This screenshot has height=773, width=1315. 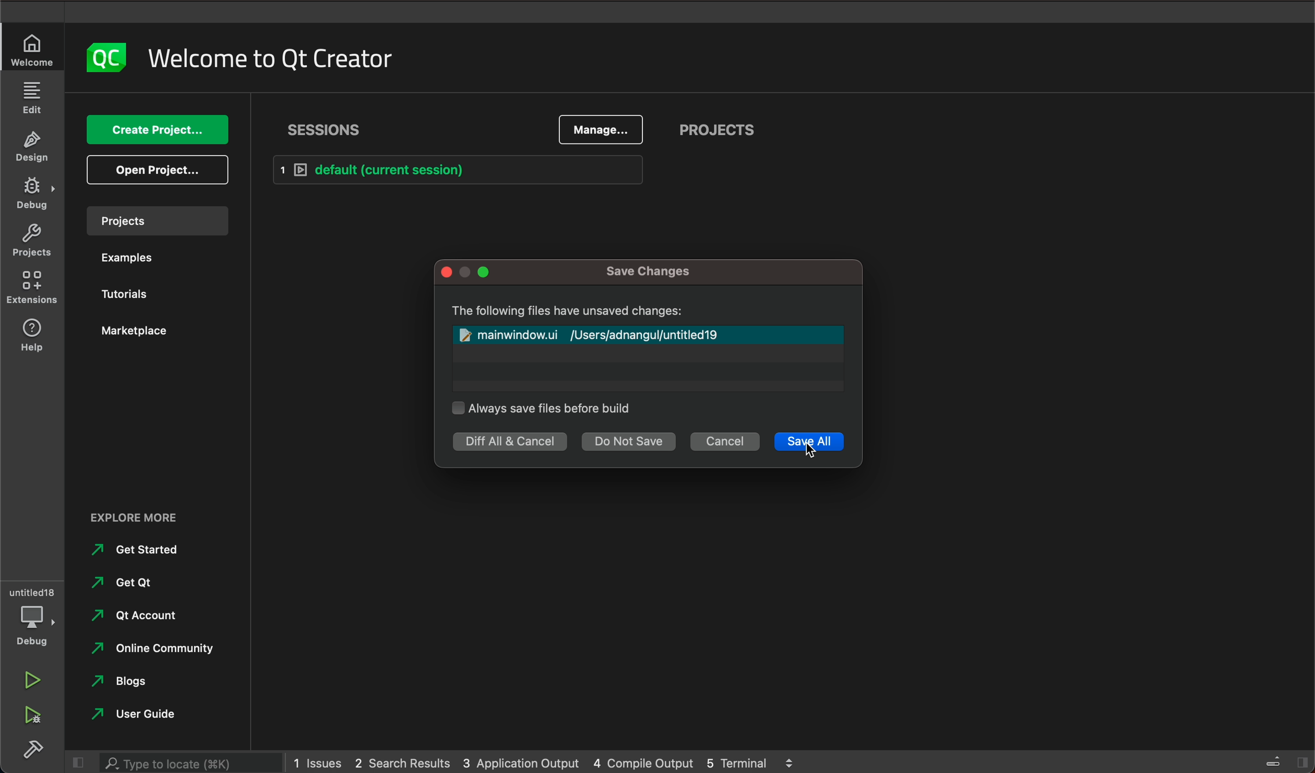 What do you see at coordinates (158, 131) in the screenshot?
I see `create` at bounding box center [158, 131].